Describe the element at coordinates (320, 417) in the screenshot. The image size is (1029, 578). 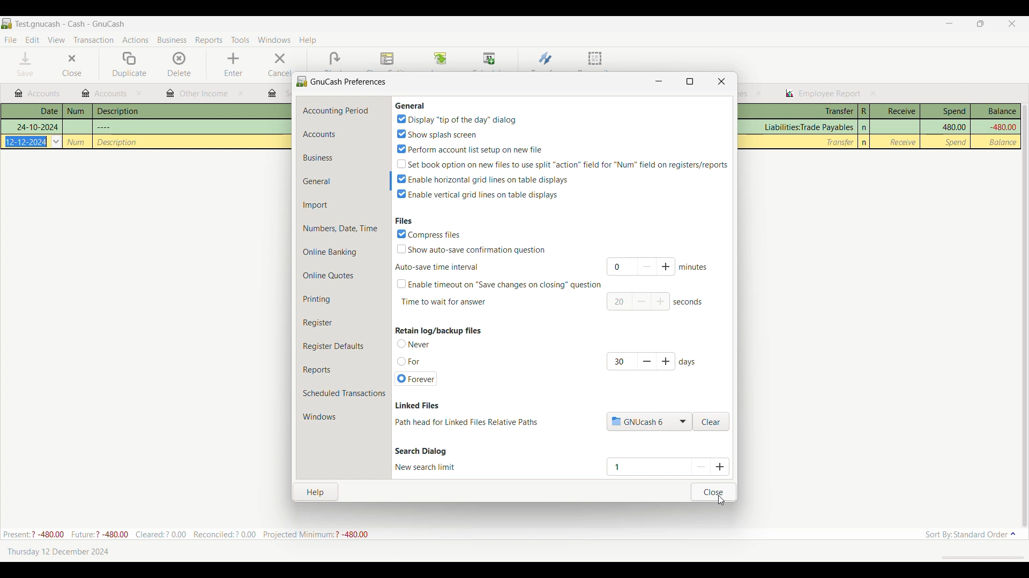
I see `Windows` at that location.